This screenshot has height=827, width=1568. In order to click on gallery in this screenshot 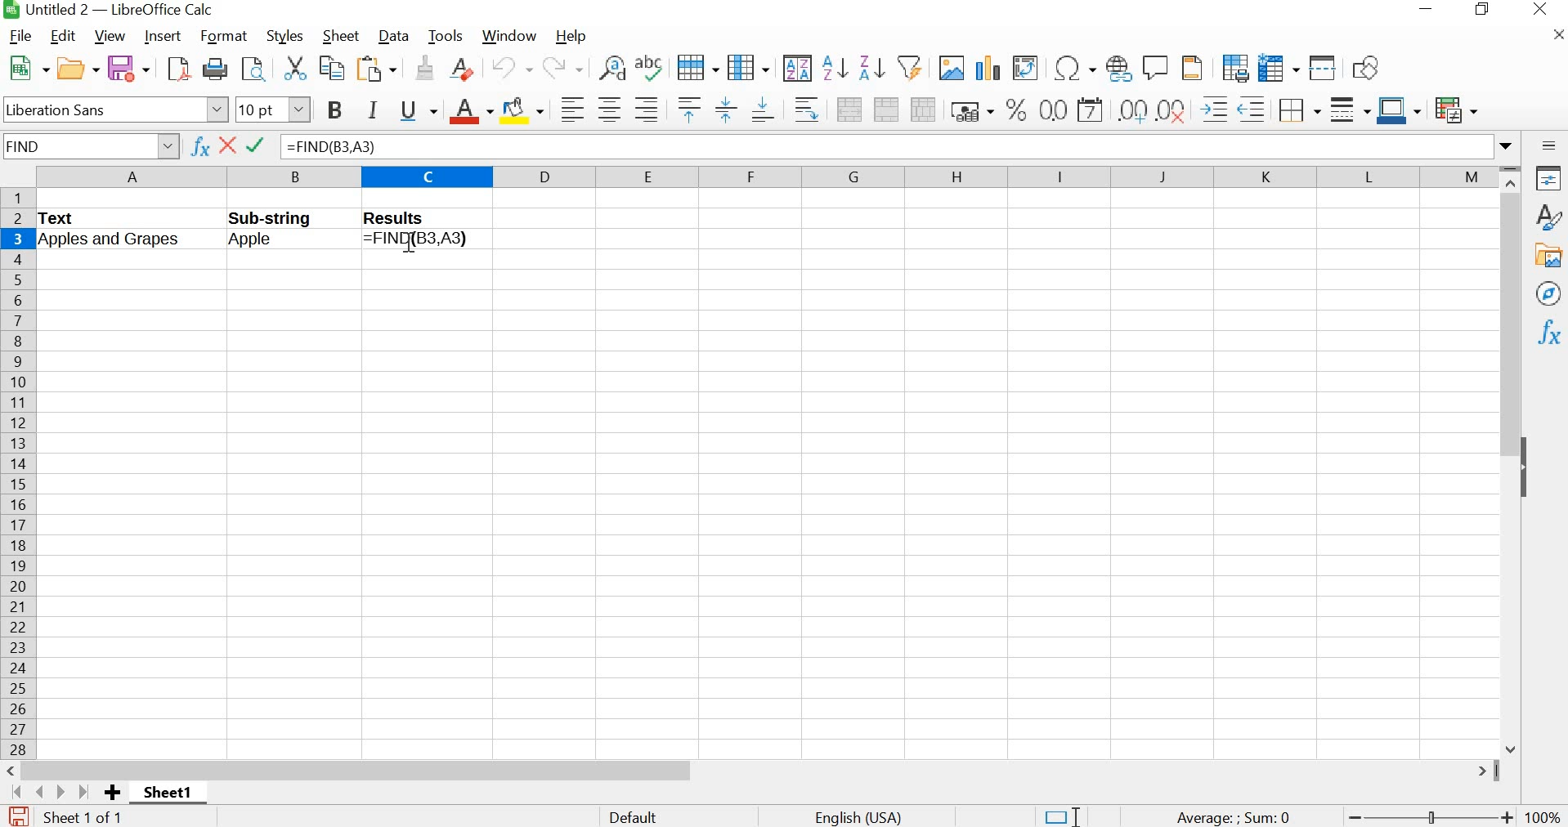, I will do `click(1548, 256)`.